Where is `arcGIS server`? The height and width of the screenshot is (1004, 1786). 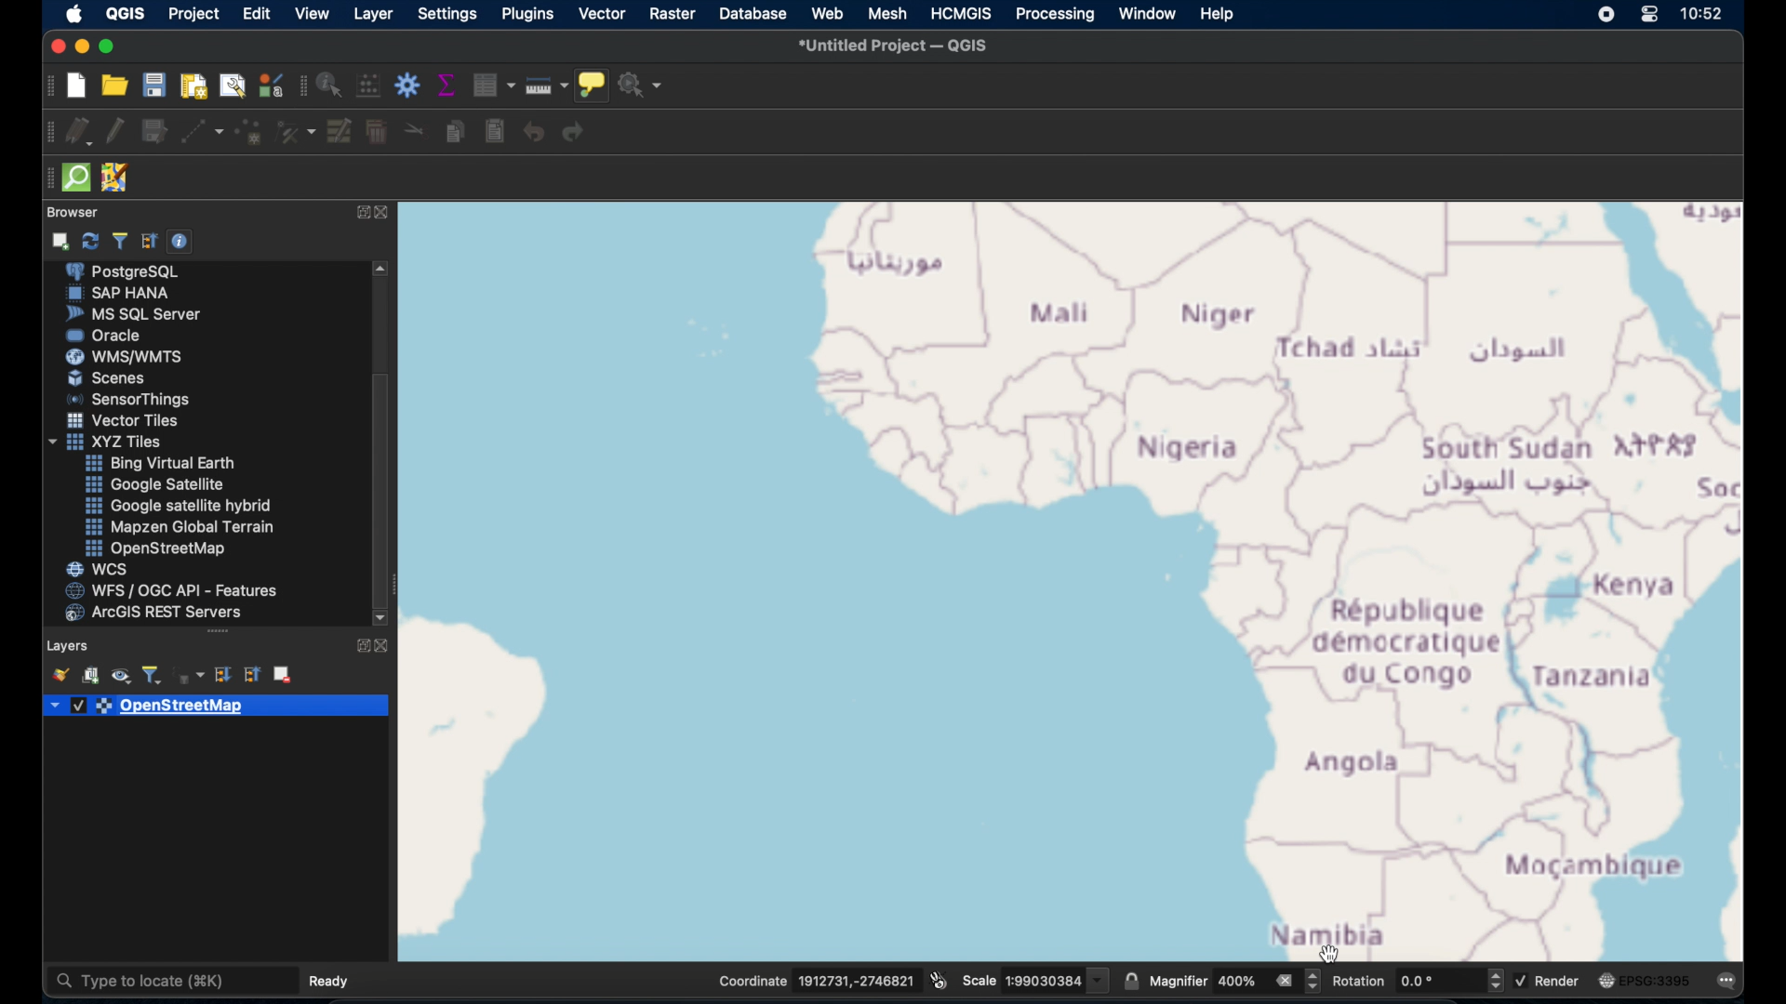 arcGIS server is located at coordinates (155, 613).